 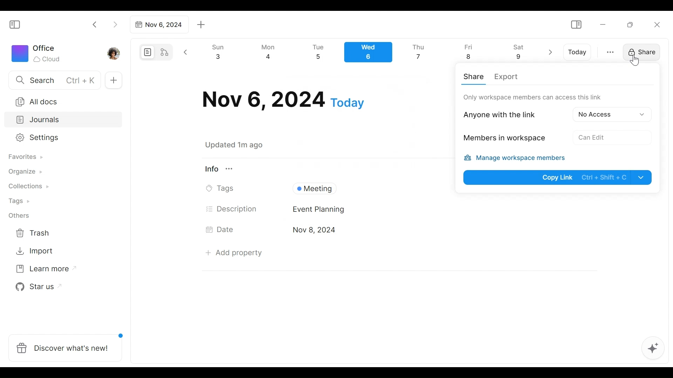 I want to click on Others, so click(x=19, y=216).